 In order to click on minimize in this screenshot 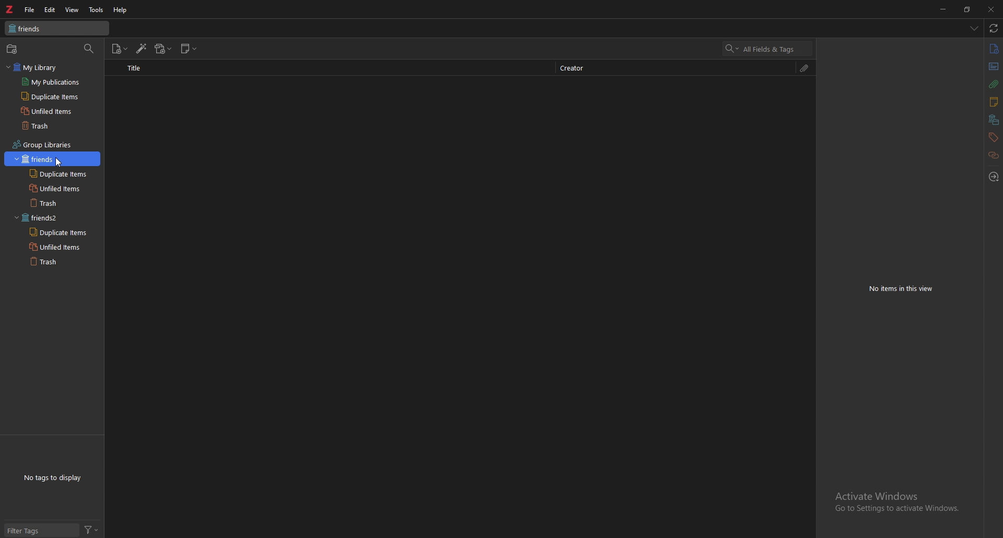, I will do `click(942, 10)`.